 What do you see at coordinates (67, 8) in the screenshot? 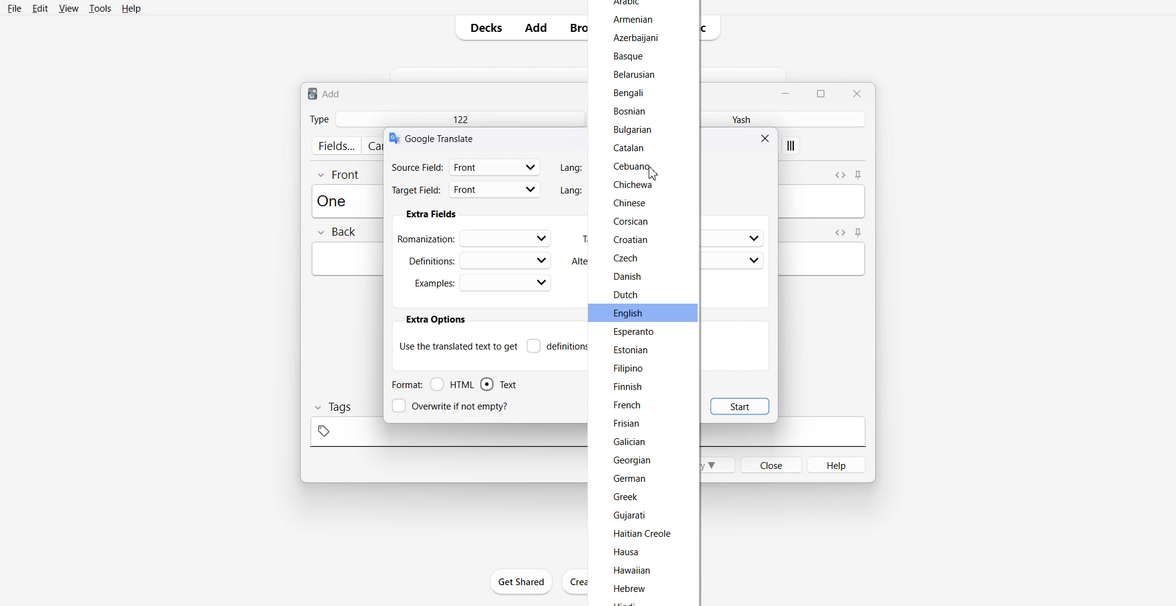
I see `View` at bounding box center [67, 8].